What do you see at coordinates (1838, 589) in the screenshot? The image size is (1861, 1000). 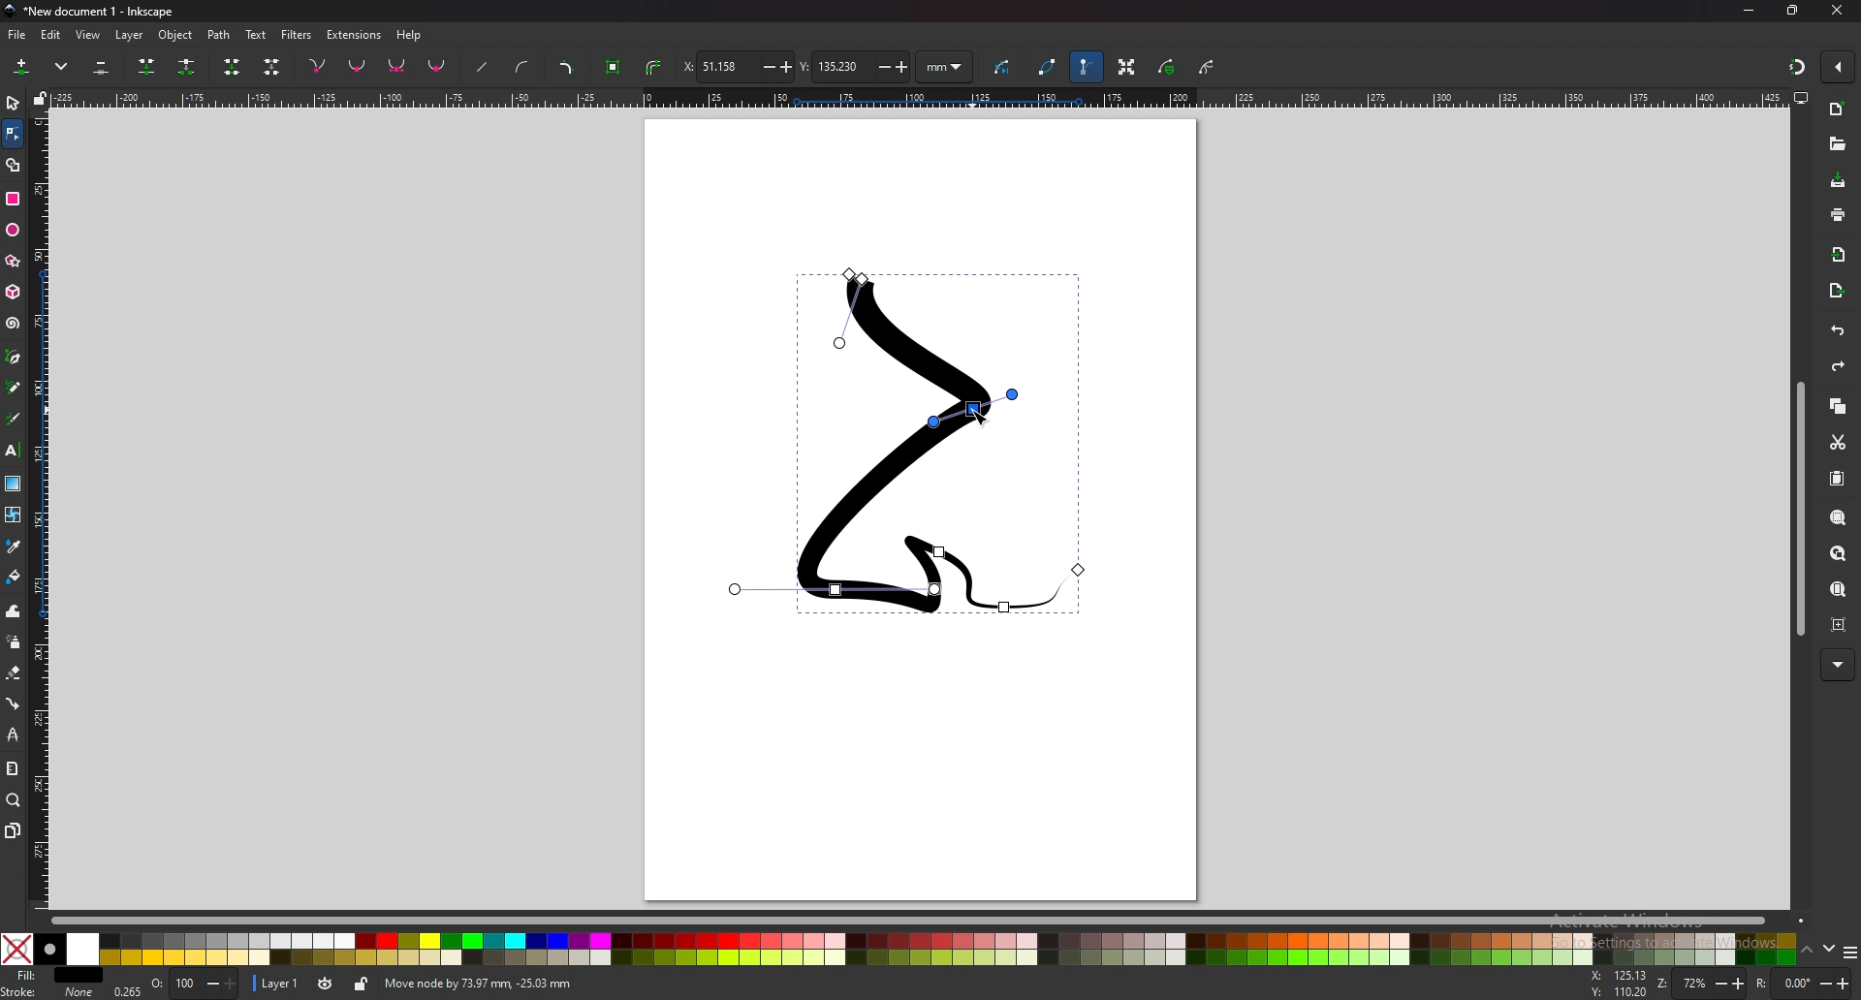 I see `zoom page` at bounding box center [1838, 589].